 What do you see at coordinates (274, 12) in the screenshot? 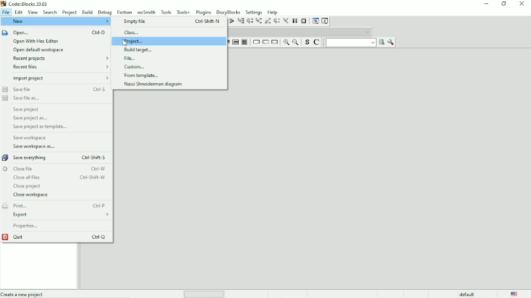
I see `Help` at bounding box center [274, 12].